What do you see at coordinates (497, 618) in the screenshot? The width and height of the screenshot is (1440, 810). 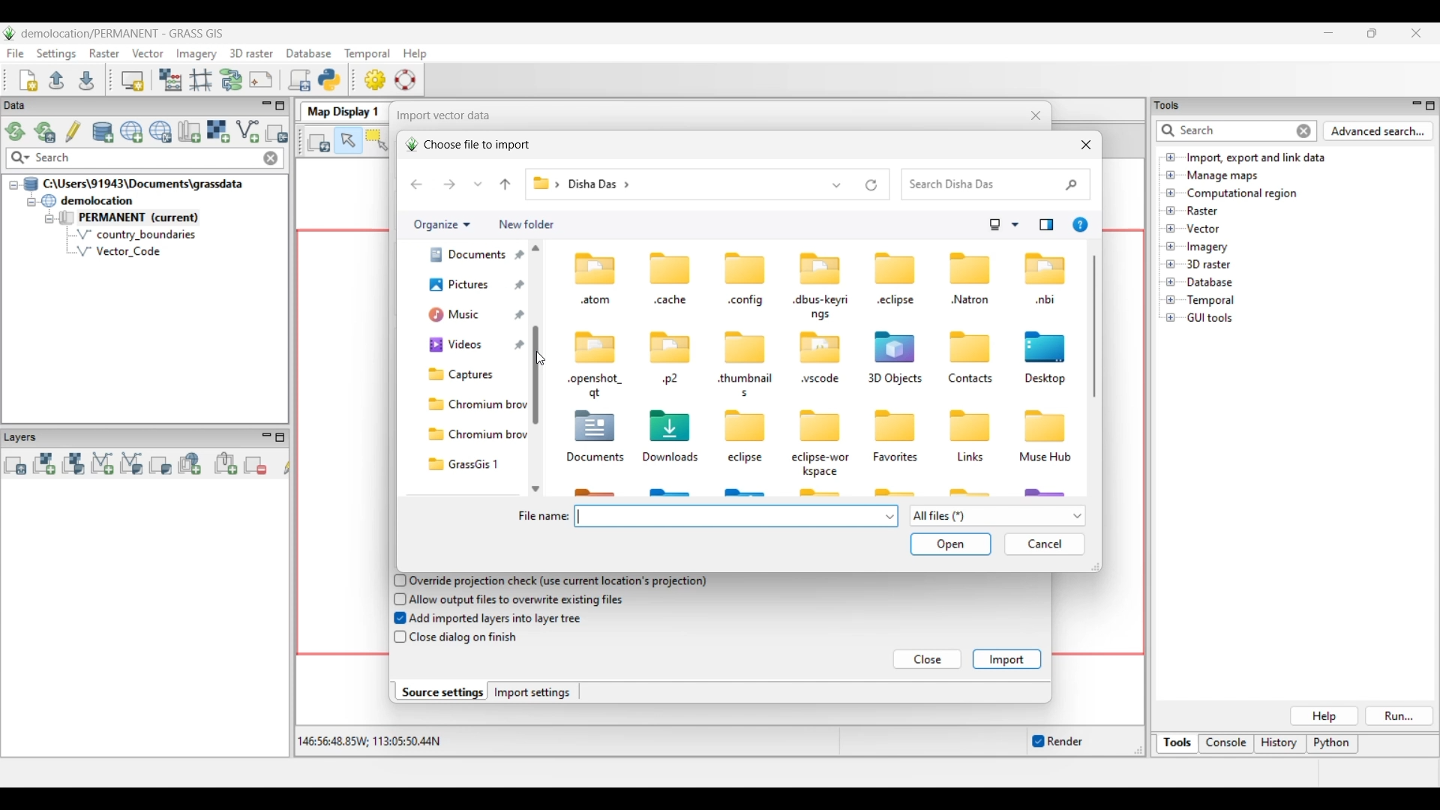 I see `Add imported layers into layer tree` at bounding box center [497, 618].